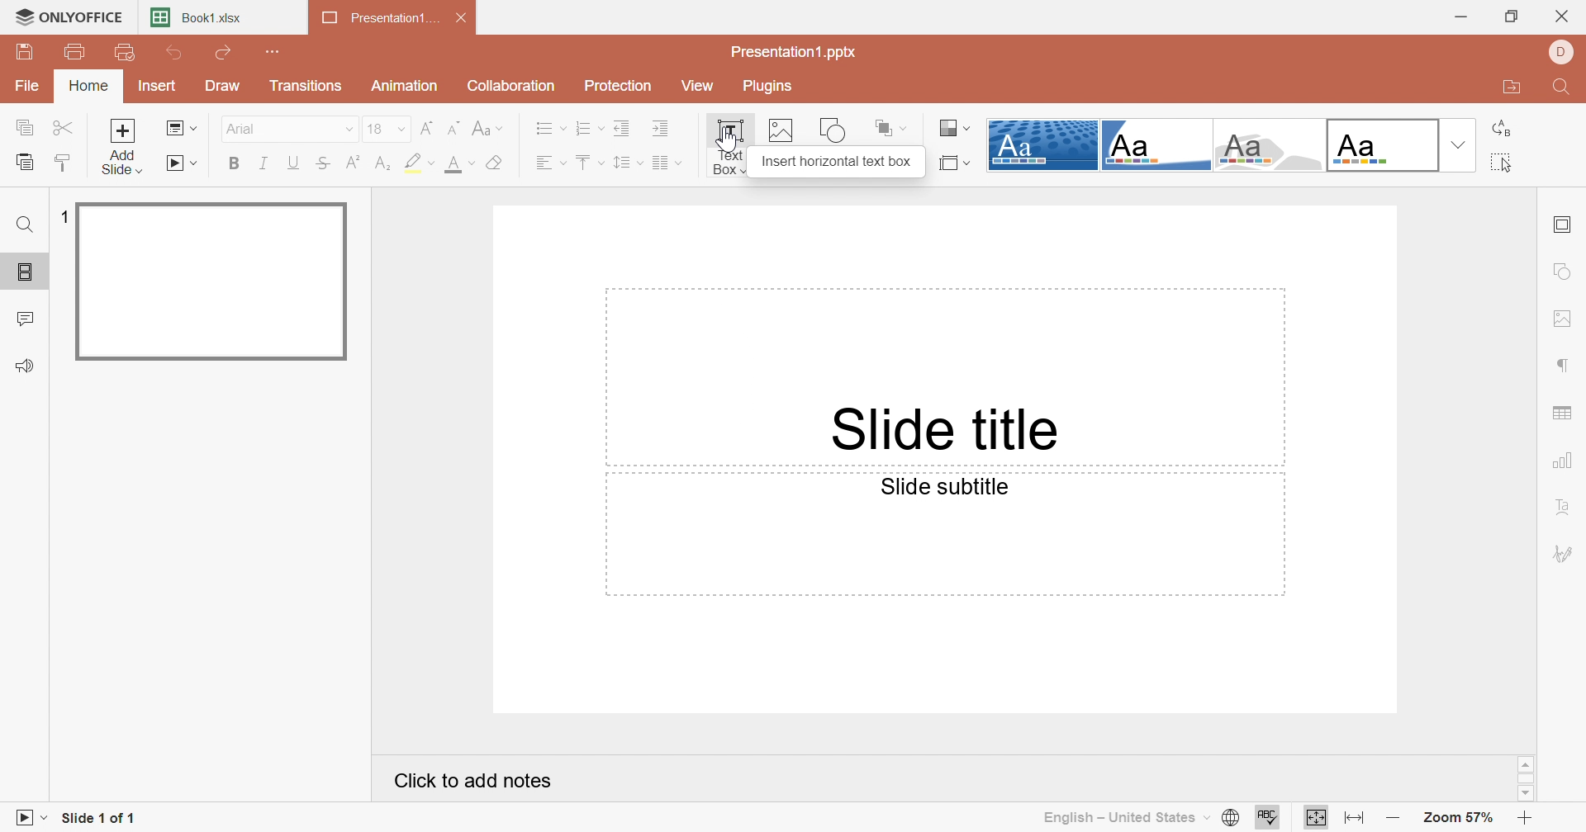 The image size is (1586, 832). What do you see at coordinates (836, 129) in the screenshot?
I see `Shape` at bounding box center [836, 129].